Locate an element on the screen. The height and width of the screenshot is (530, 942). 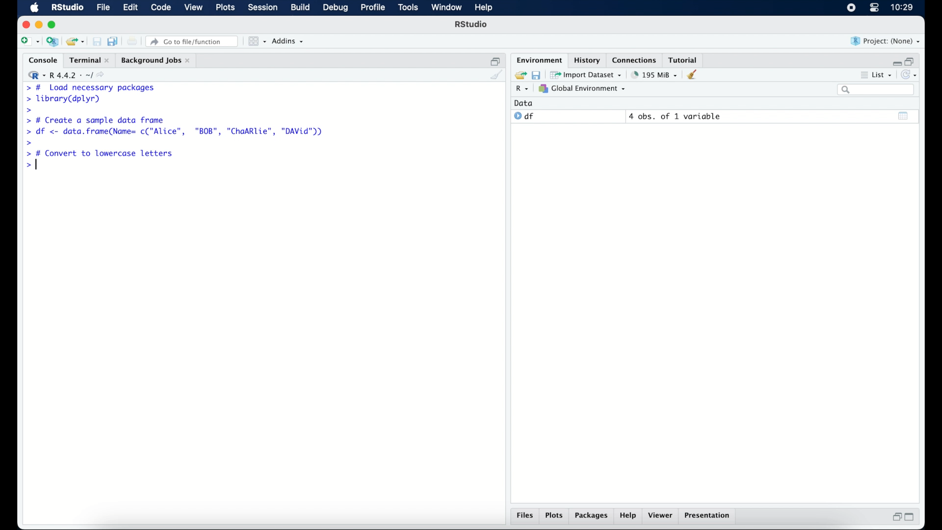
load existing project is located at coordinates (75, 42).